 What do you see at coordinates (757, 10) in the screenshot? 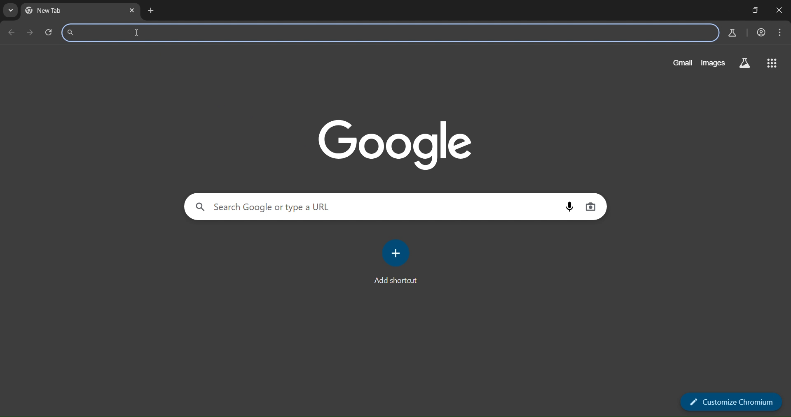
I see `Maximize` at bounding box center [757, 10].